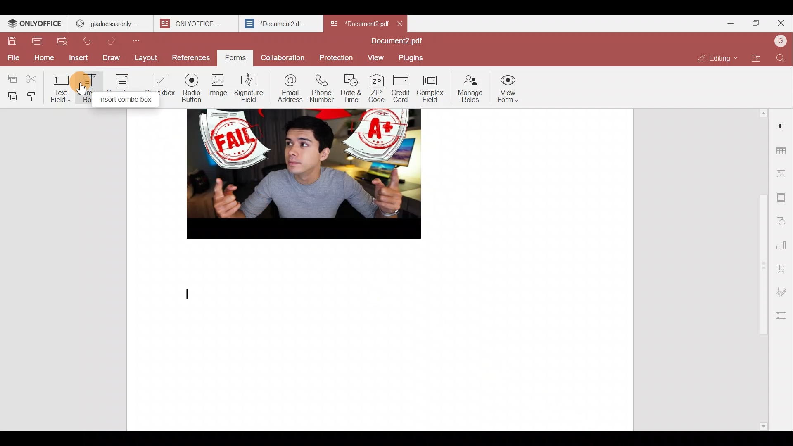 This screenshot has width=793, height=446. I want to click on Redo, so click(116, 41).